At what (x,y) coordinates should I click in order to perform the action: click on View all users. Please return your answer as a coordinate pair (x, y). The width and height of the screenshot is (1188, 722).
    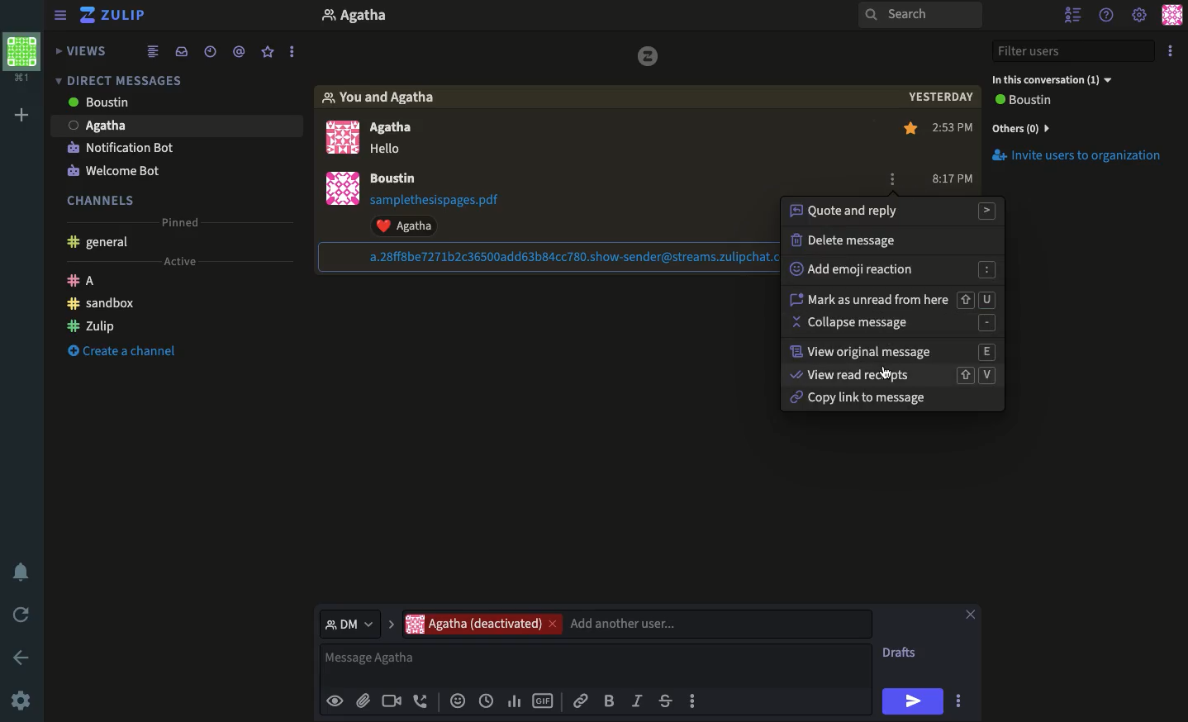
    Looking at the image, I should click on (1038, 102).